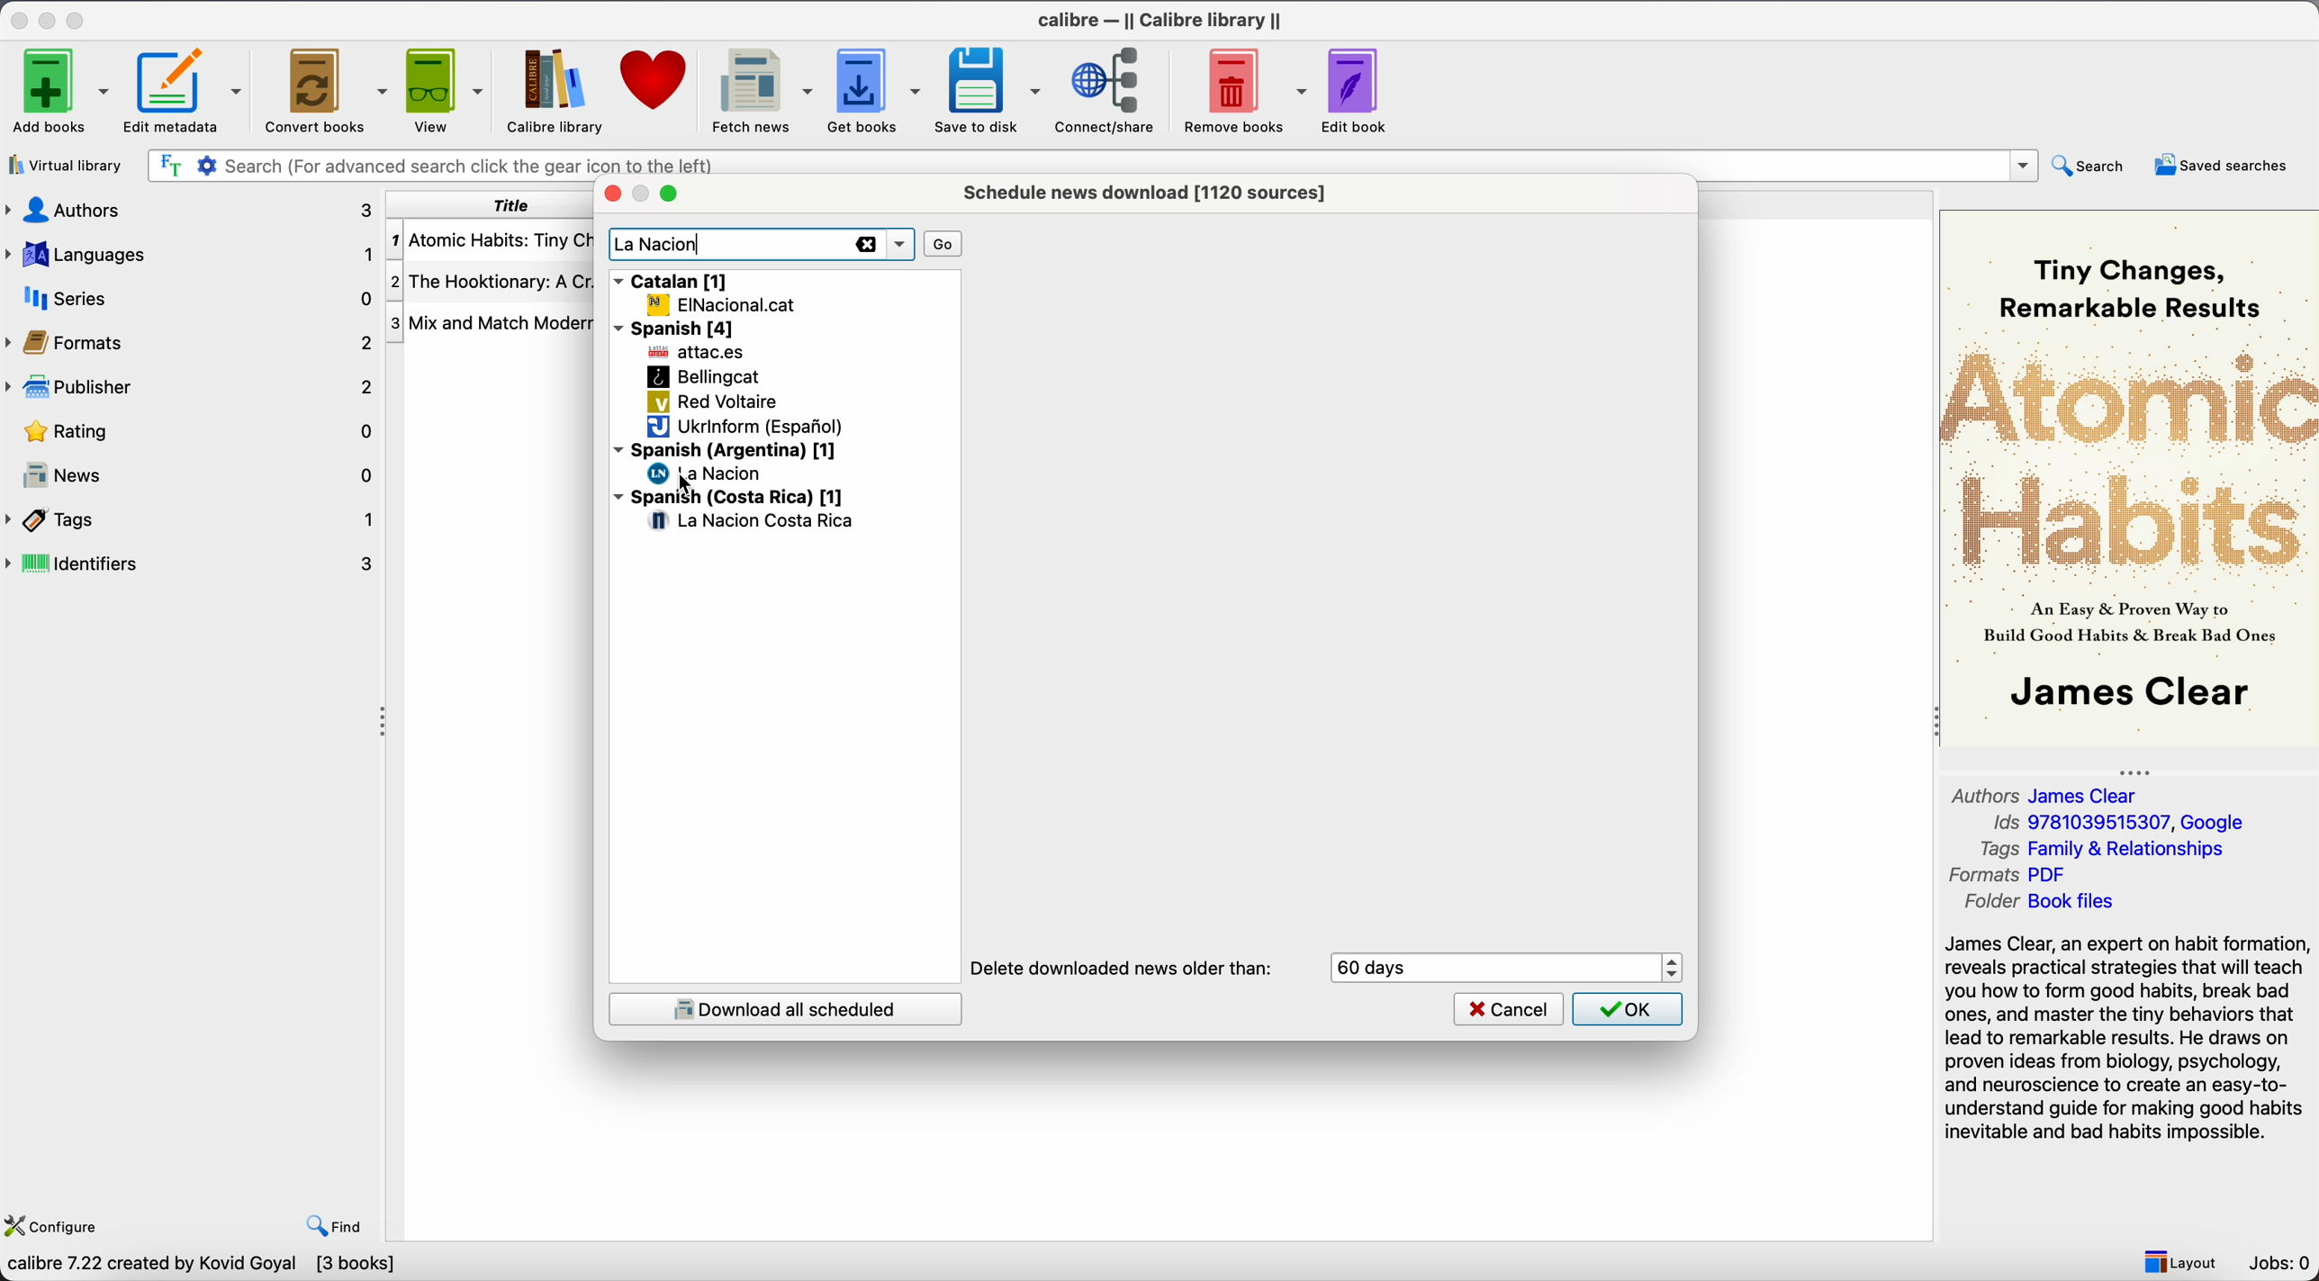 The height and width of the screenshot is (1281, 2319). I want to click on The Hooktionary: A Cr..., so click(492, 282).